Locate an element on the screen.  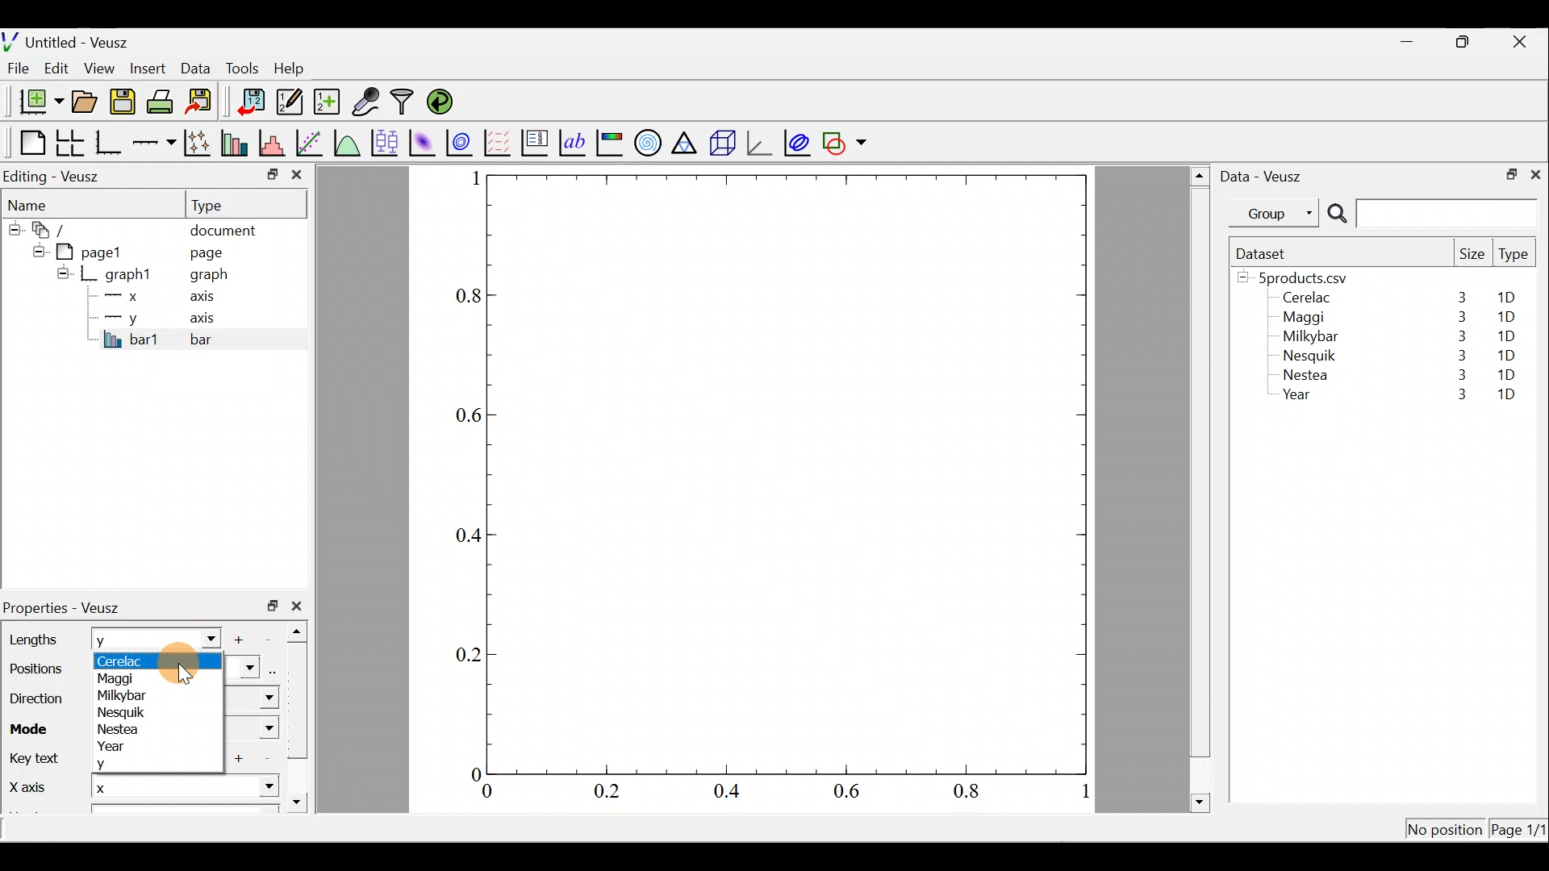
Arrange graphs in a grid is located at coordinates (69, 143).